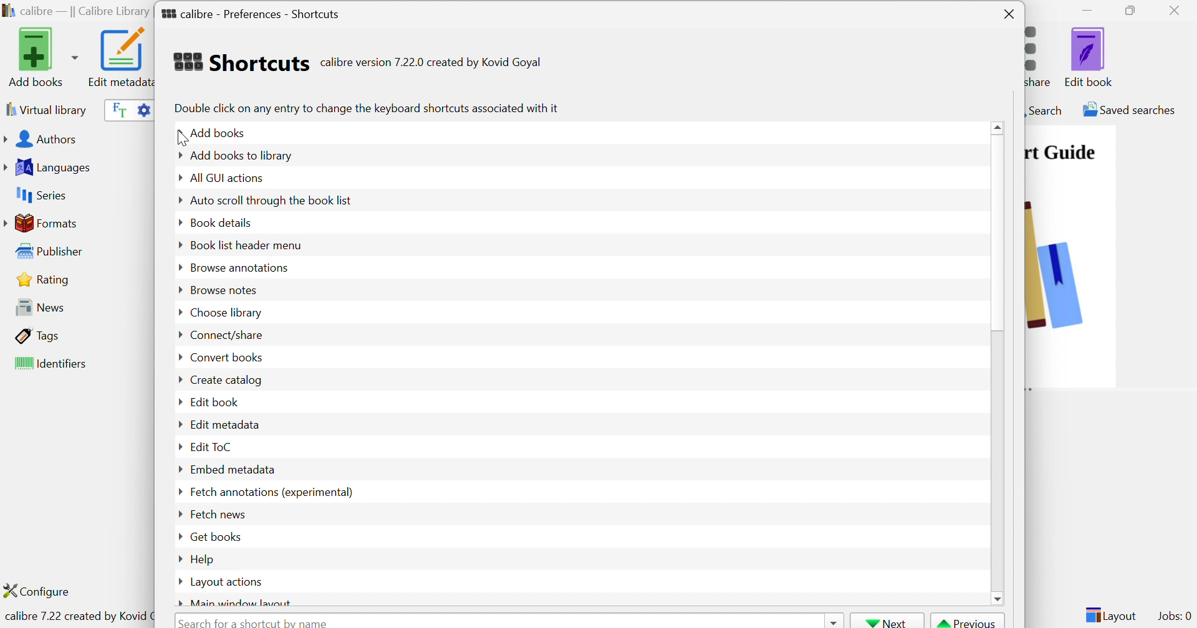 This screenshot has height=628, width=1197. I want to click on Drop Down, so click(178, 515).